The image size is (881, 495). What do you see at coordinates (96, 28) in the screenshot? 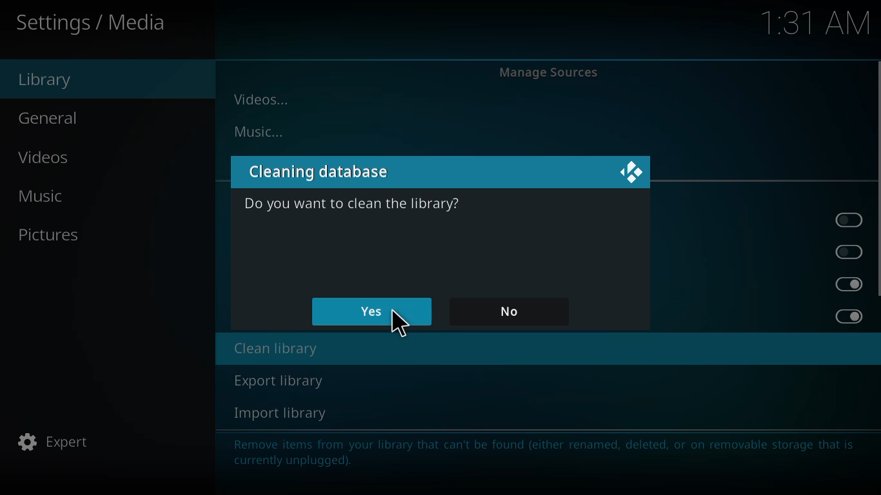
I see `Settings / Media` at bounding box center [96, 28].